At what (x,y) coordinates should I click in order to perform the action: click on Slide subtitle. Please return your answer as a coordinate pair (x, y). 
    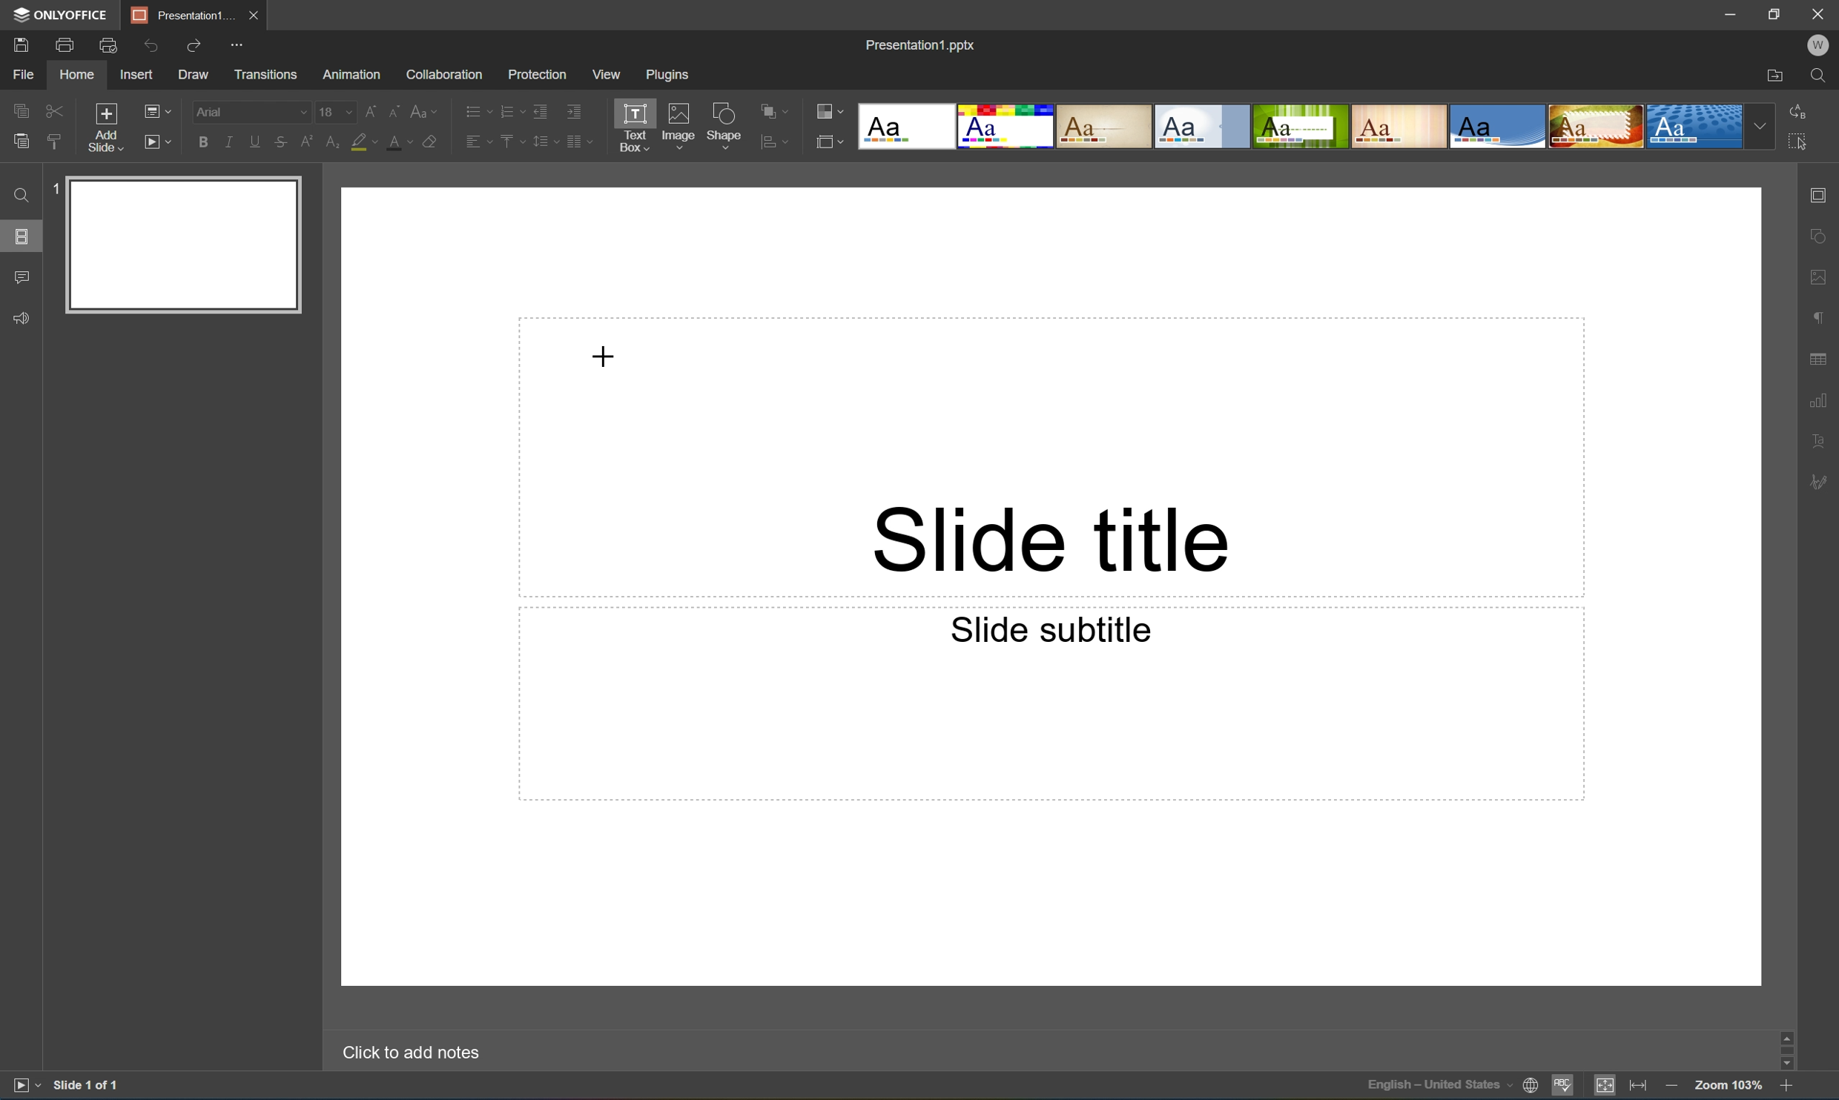
    Looking at the image, I should click on (1053, 629).